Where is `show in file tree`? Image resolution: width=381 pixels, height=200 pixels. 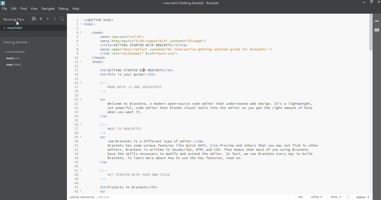 show in file tree is located at coordinates (33, 19).